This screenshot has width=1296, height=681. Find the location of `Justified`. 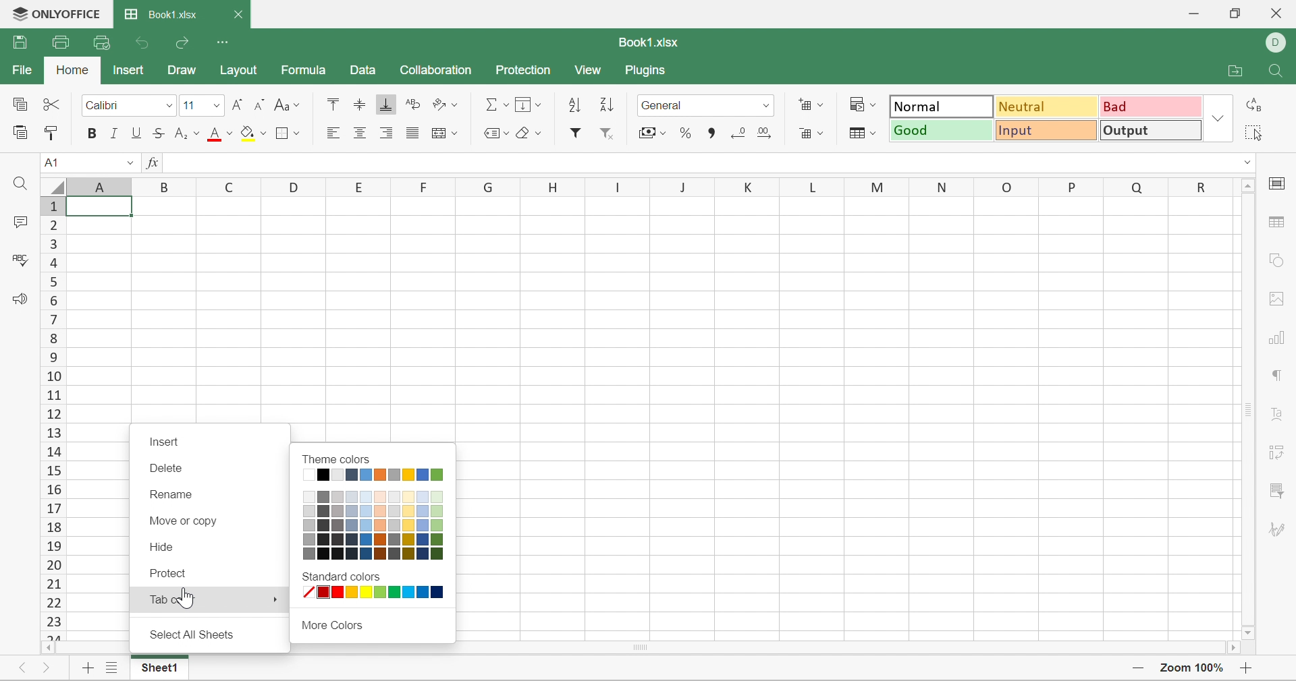

Justified is located at coordinates (410, 133).